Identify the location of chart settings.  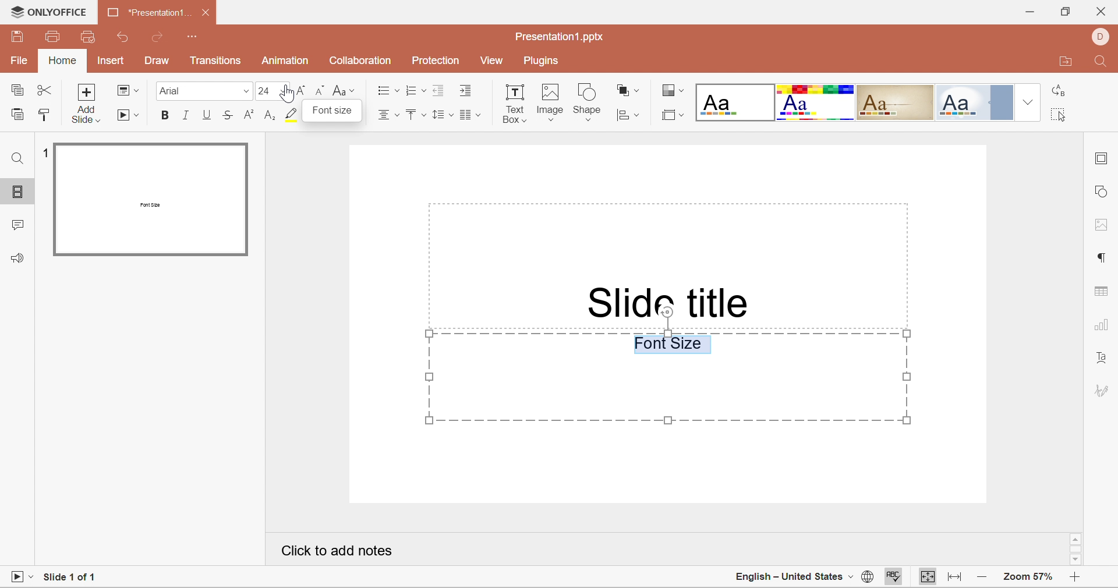
(1103, 328).